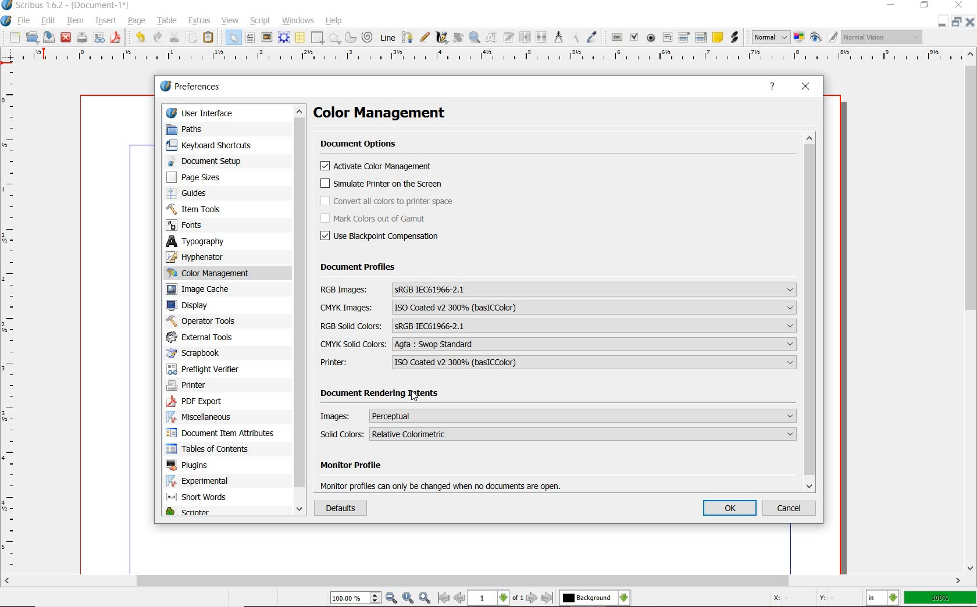 This screenshot has width=977, height=607. I want to click on convert all colors to printer space, so click(388, 201).